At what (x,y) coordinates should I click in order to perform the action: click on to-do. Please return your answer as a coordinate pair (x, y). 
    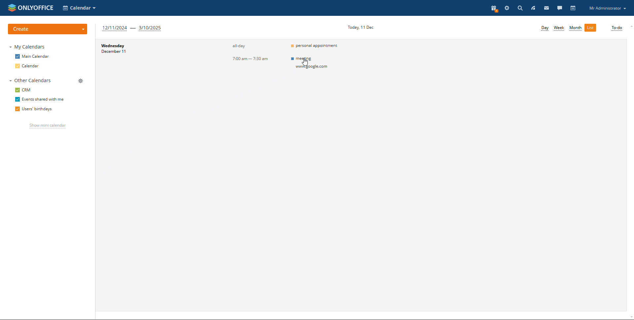
    Looking at the image, I should click on (617, 28).